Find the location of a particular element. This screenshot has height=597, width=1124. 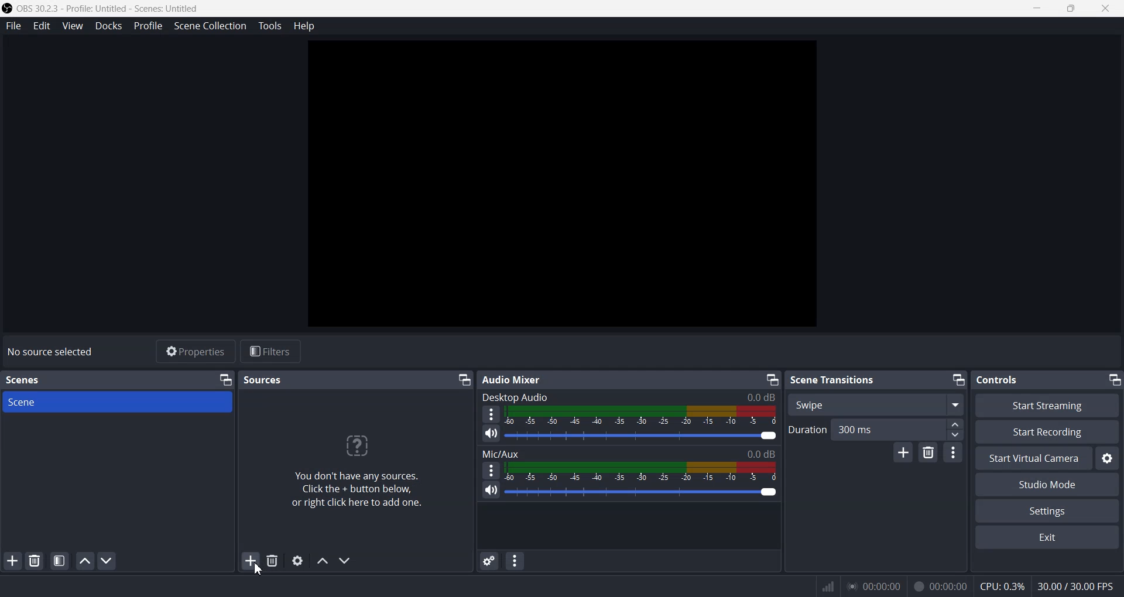

Remove selected Sources is located at coordinates (273, 560).